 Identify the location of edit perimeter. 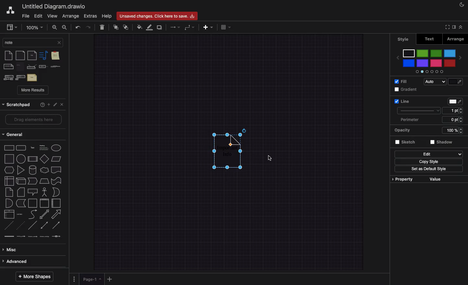
(450, 119).